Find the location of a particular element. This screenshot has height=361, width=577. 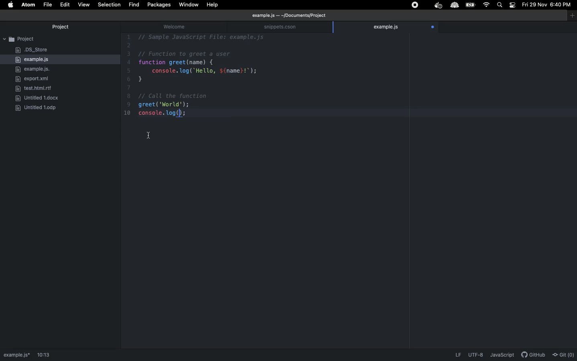

Project is located at coordinates (60, 39).